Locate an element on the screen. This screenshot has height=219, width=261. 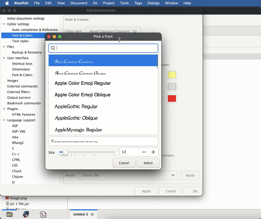
language support is located at coordinates (23, 151).